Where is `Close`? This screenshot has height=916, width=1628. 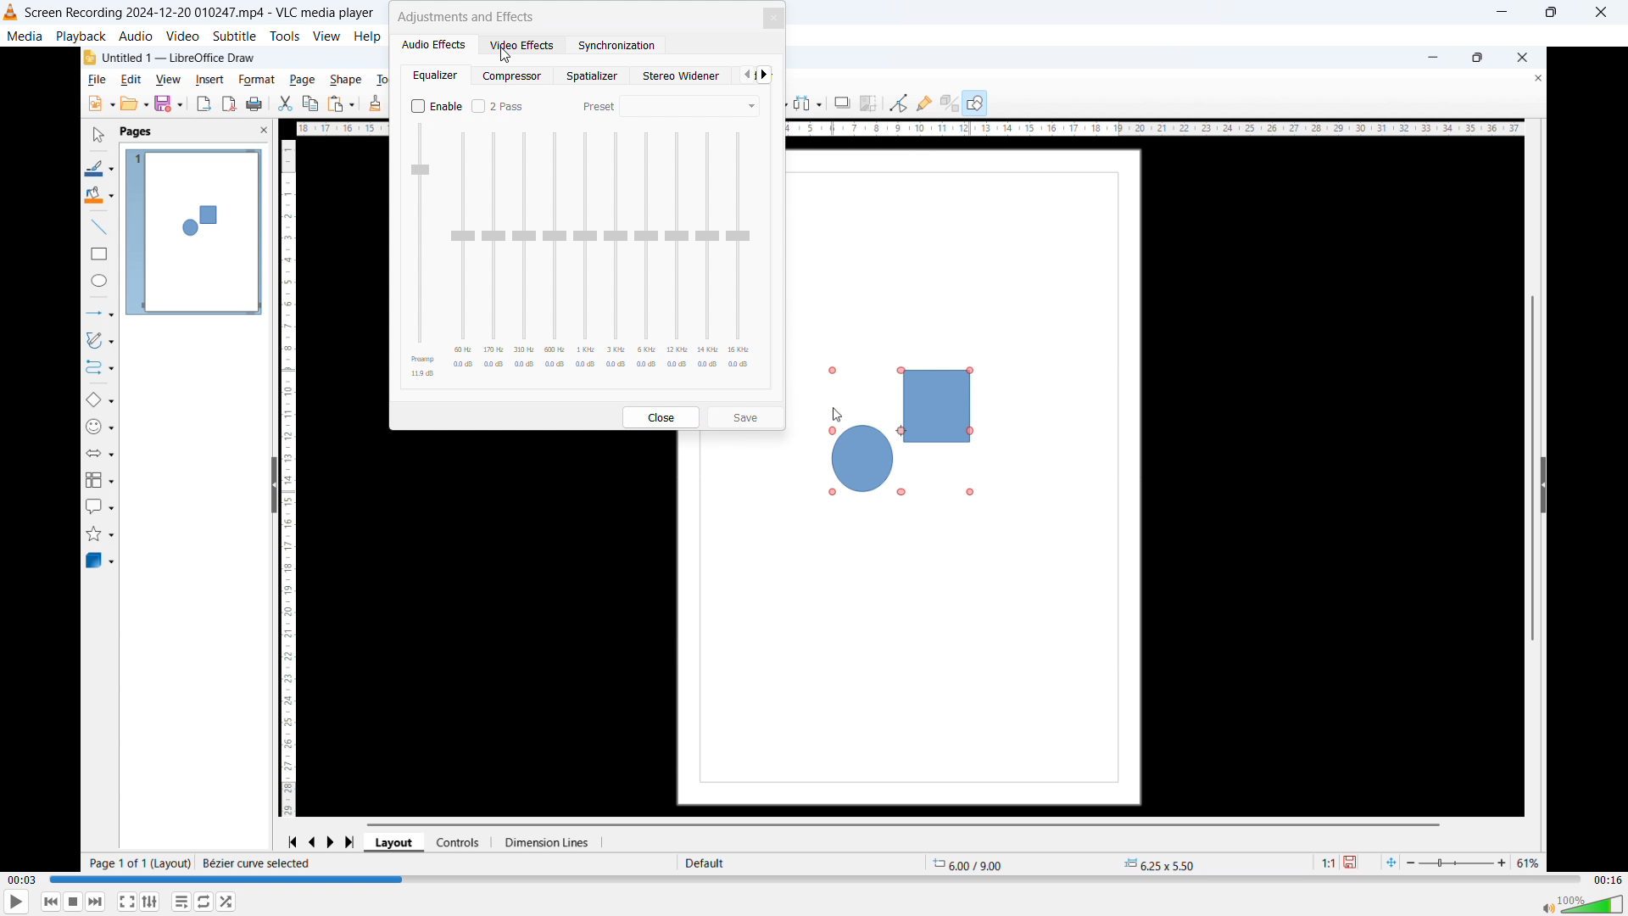
Close is located at coordinates (1604, 12).